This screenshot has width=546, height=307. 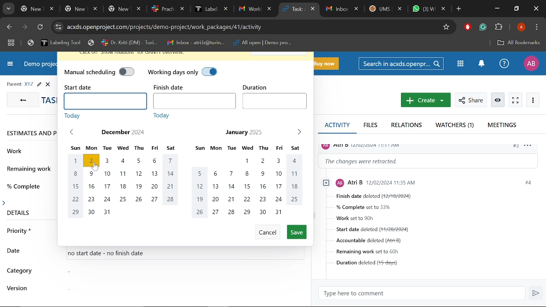 I want to click on Type here to comment, so click(x=422, y=293).